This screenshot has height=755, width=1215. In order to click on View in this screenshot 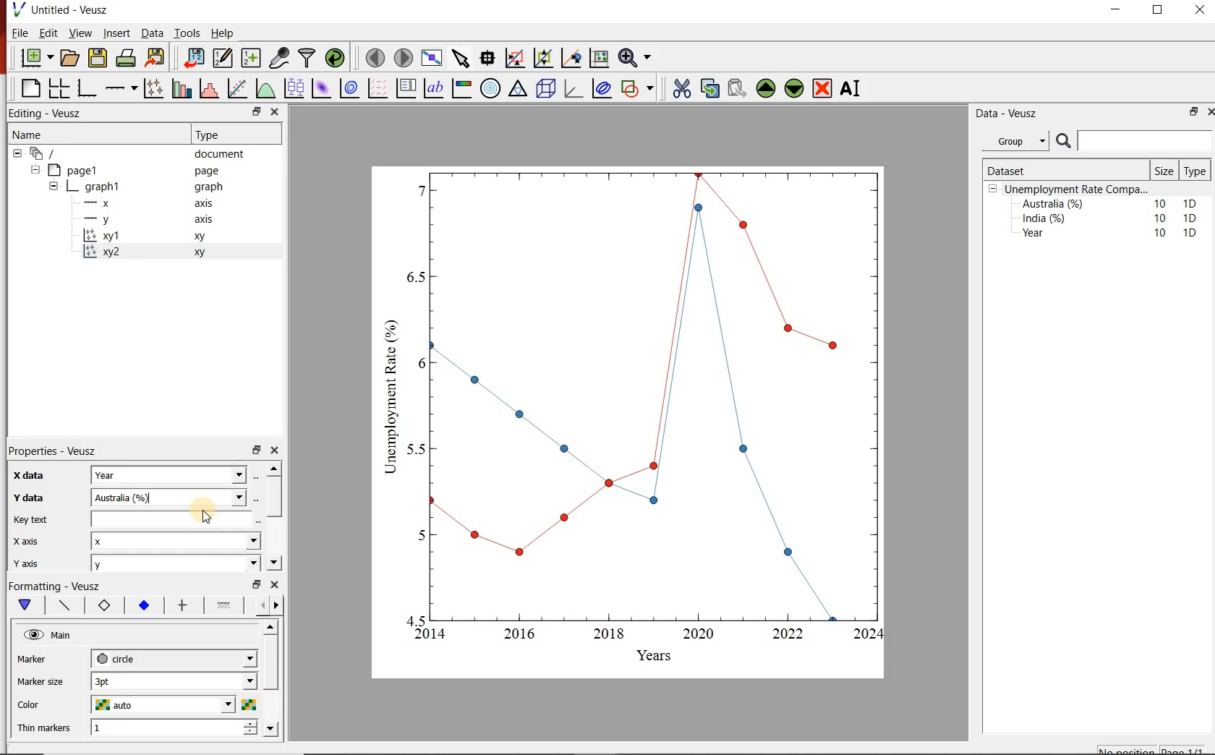, I will do `click(79, 33)`.